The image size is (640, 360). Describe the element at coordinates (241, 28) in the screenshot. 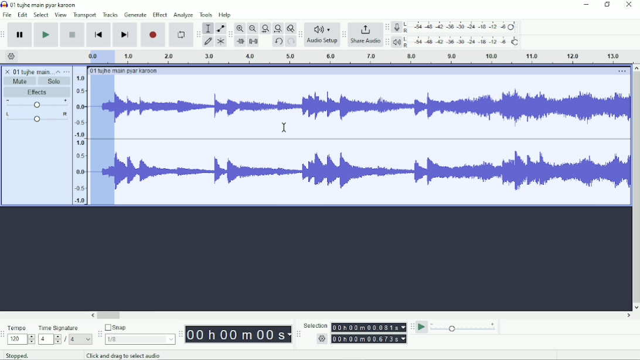

I see `Zoom In` at that location.